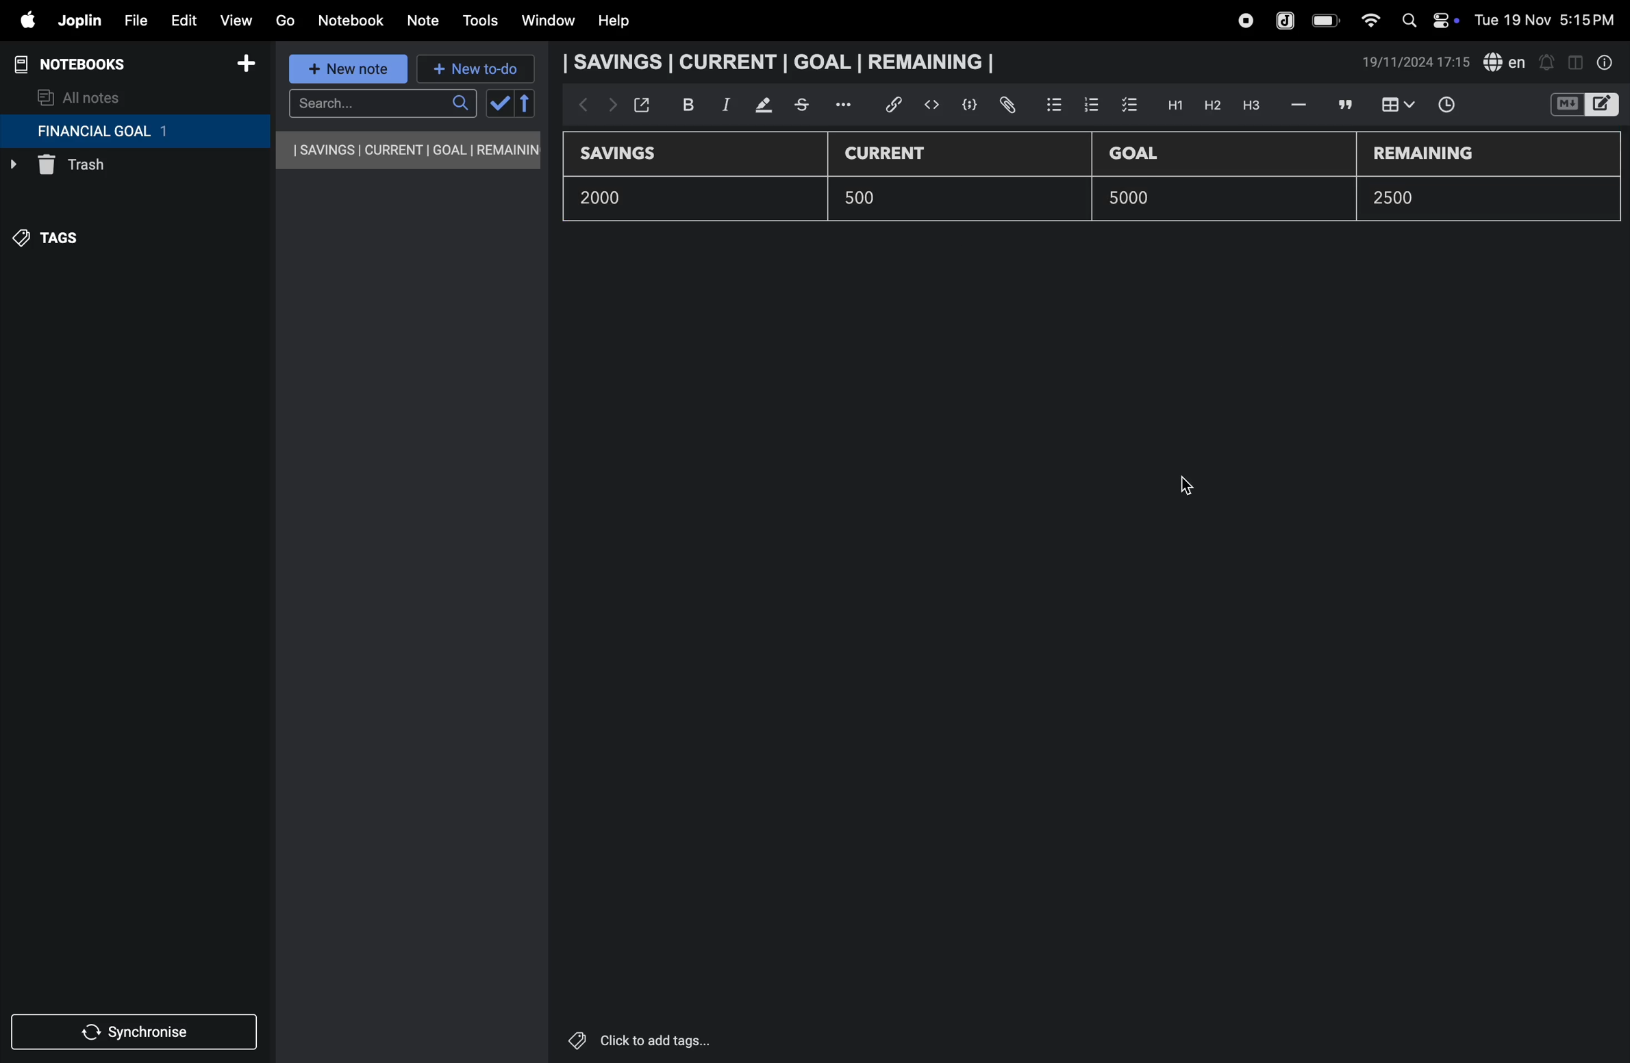  Describe the element at coordinates (1327, 21) in the screenshot. I see `battery` at that location.